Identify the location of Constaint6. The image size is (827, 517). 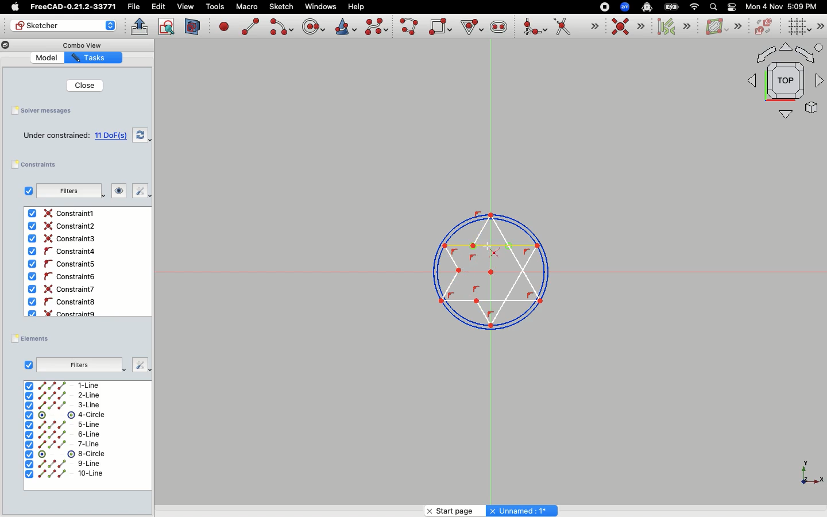
(64, 277).